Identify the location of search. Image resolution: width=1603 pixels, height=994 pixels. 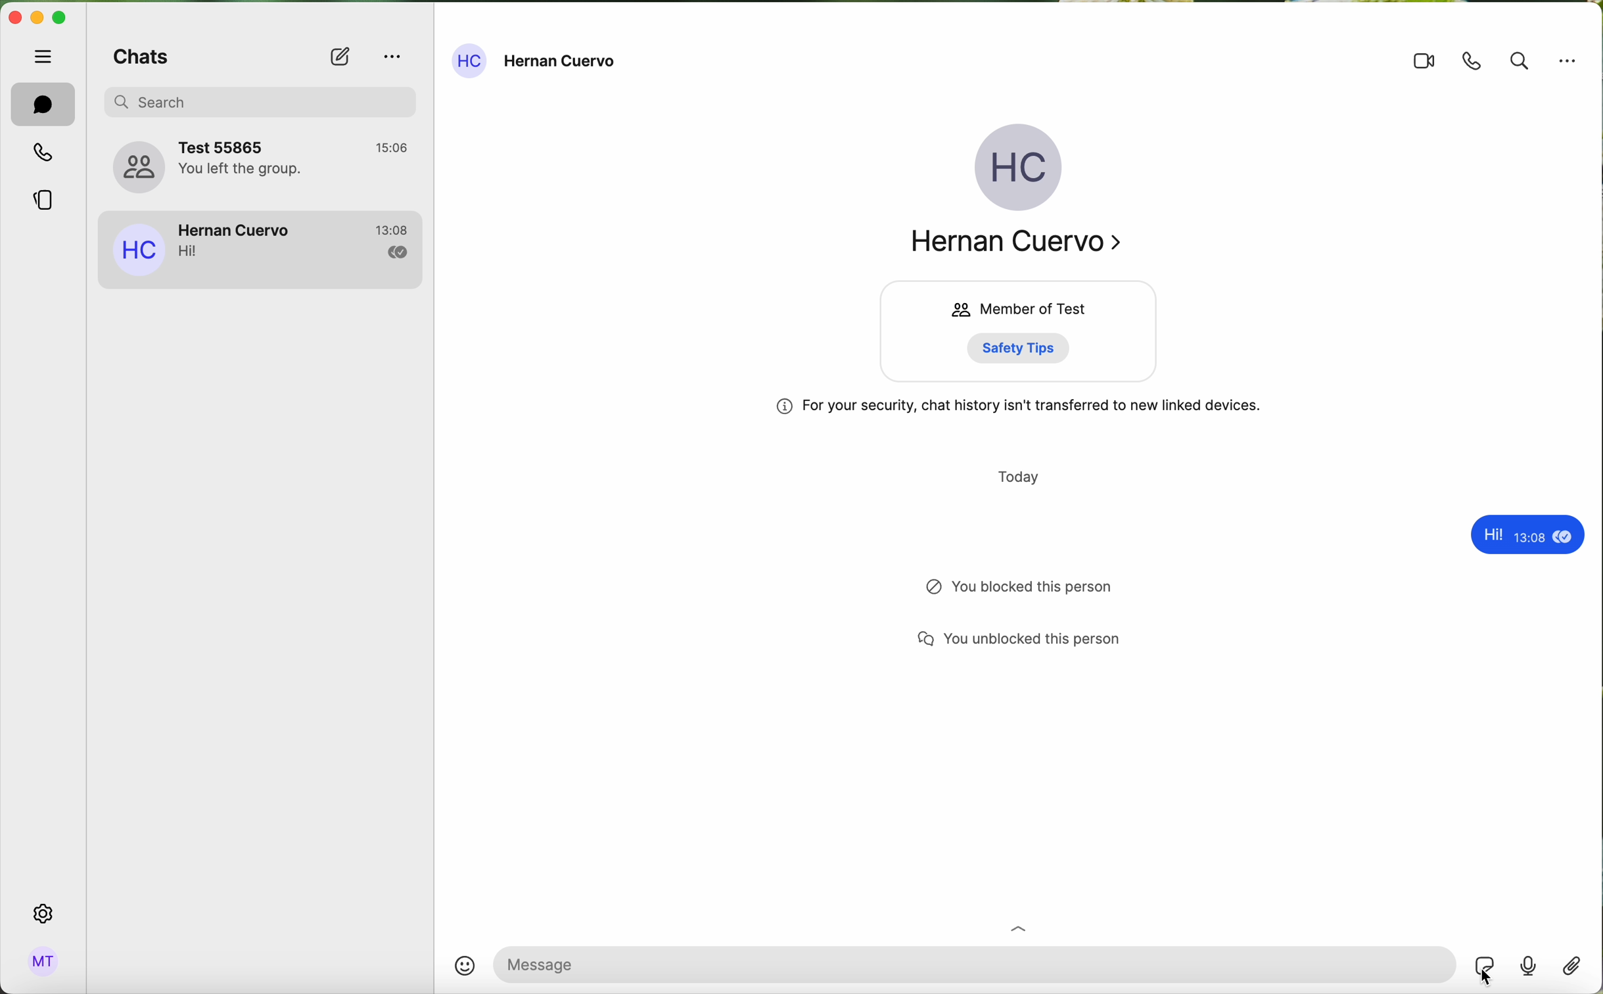
(1519, 60).